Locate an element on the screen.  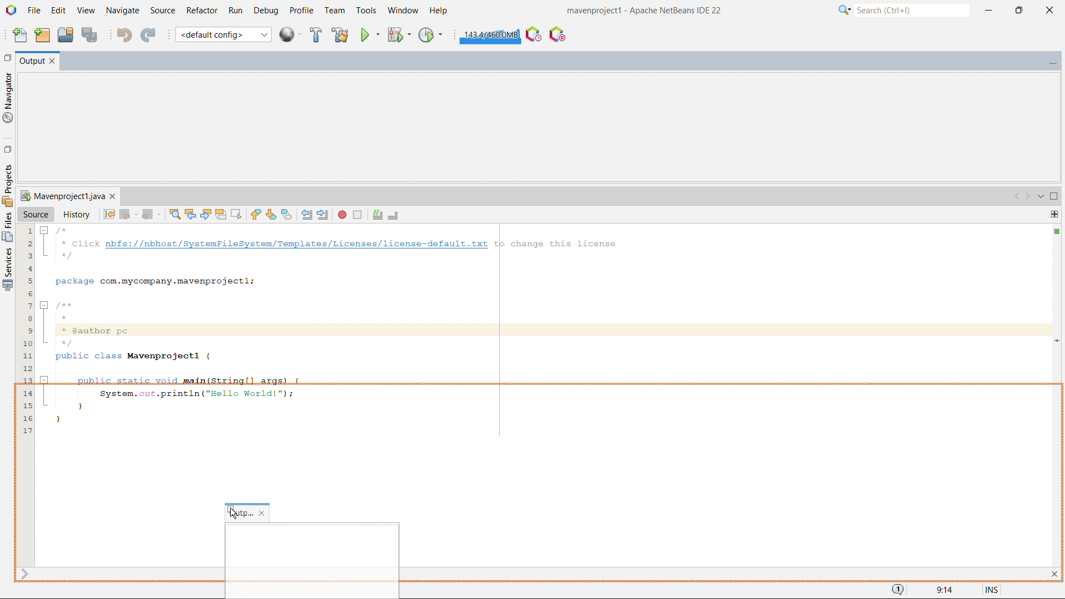
source is located at coordinates (163, 11).